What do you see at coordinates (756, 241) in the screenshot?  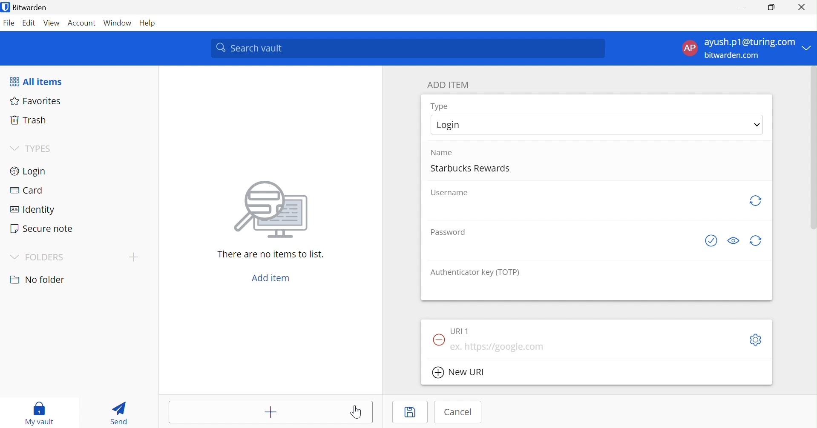 I see `Regenerate Password` at bounding box center [756, 241].